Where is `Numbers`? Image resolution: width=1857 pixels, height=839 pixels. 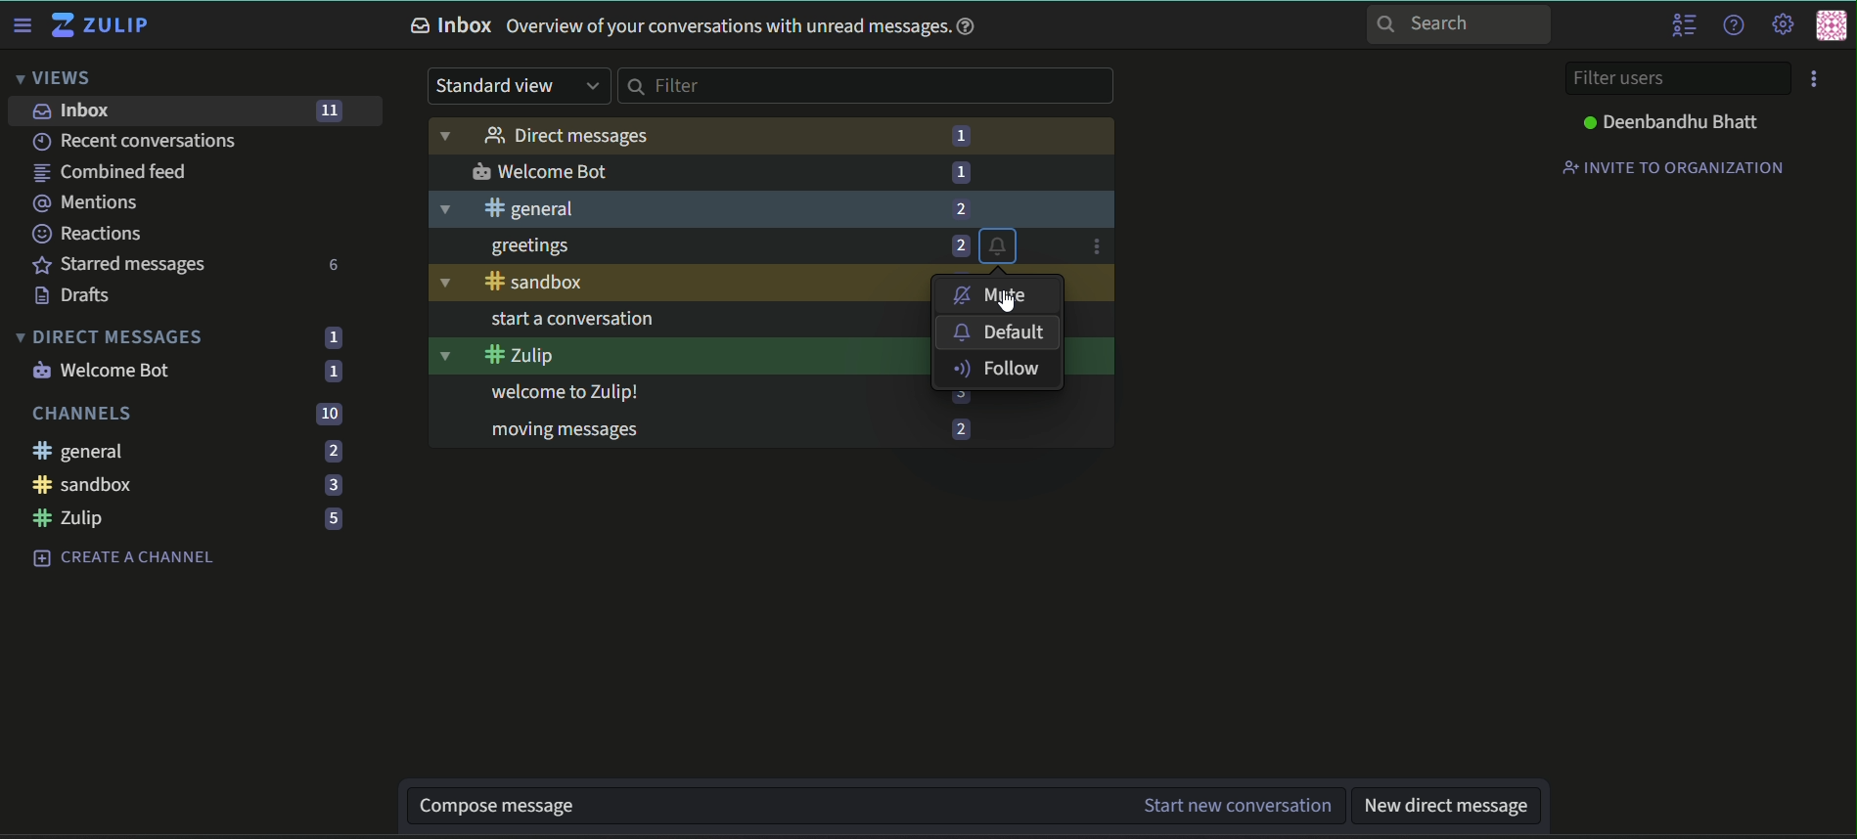
Numbers is located at coordinates (329, 484).